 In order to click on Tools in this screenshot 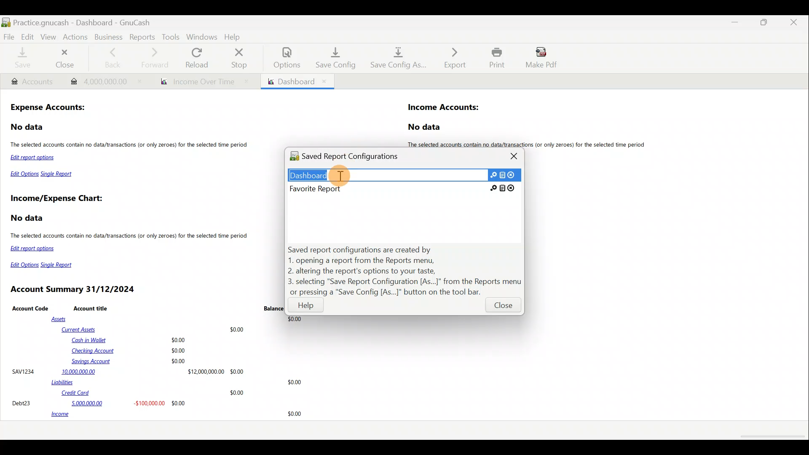, I will do `click(171, 37)`.